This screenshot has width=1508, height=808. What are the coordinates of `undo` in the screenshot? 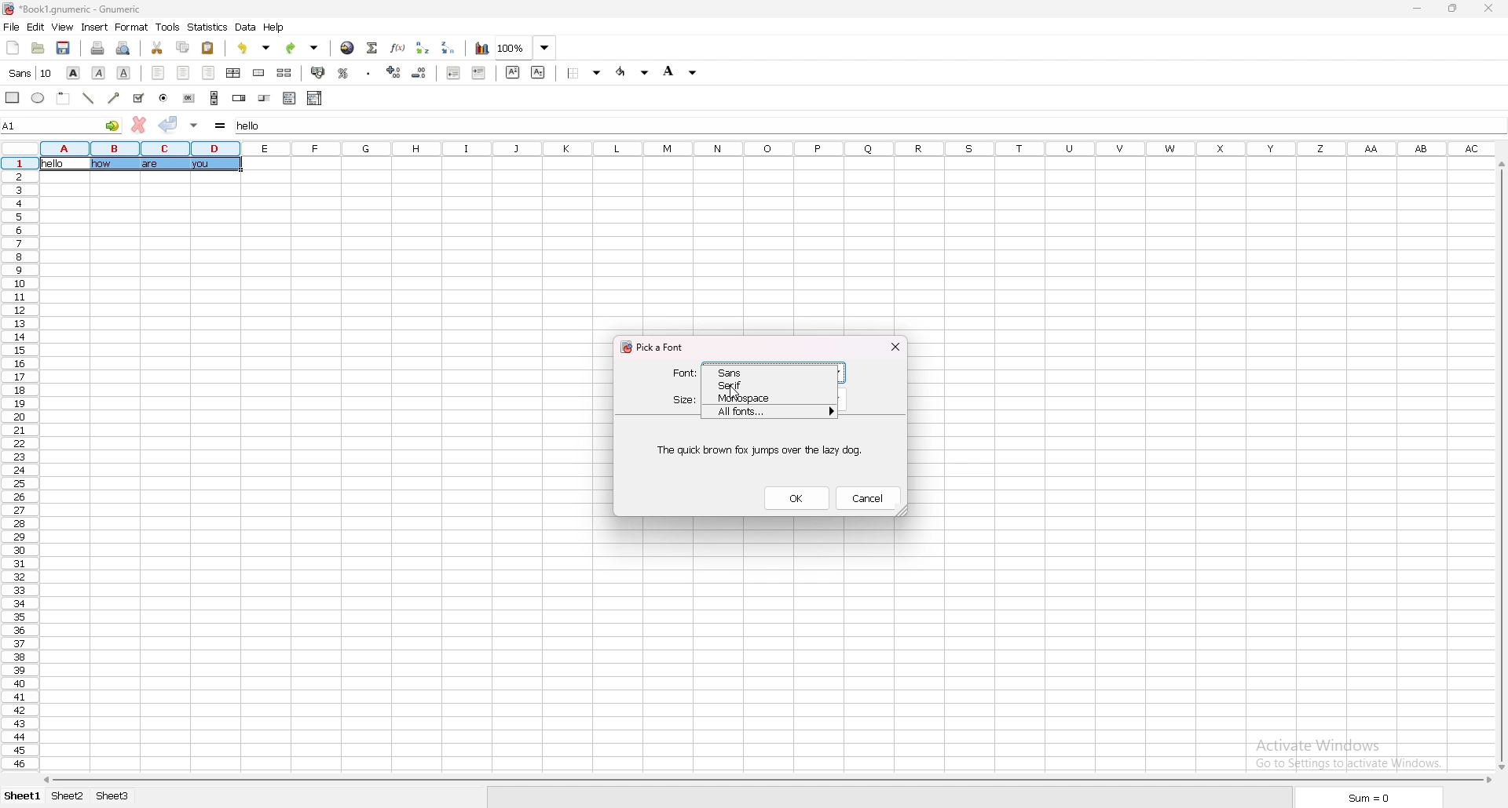 It's located at (256, 48).